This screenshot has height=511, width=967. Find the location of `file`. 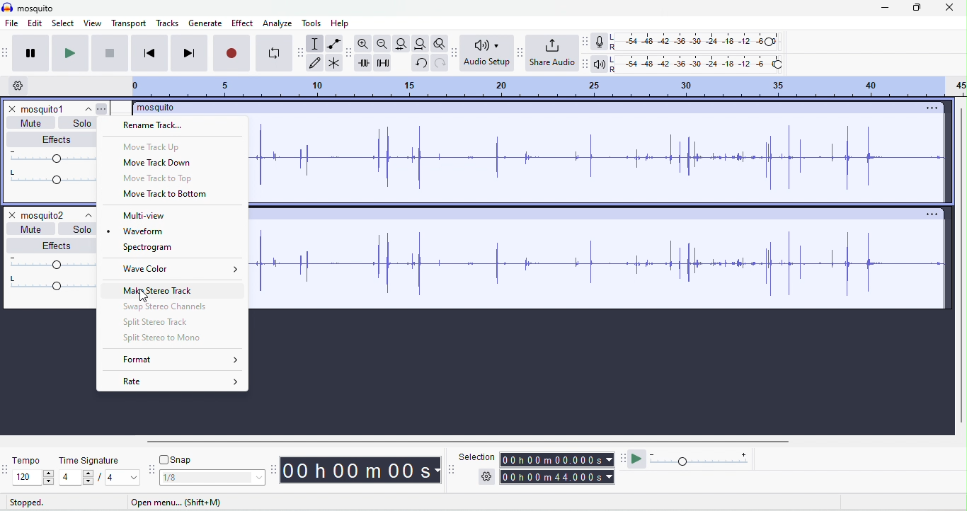

file is located at coordinates (11, 24).